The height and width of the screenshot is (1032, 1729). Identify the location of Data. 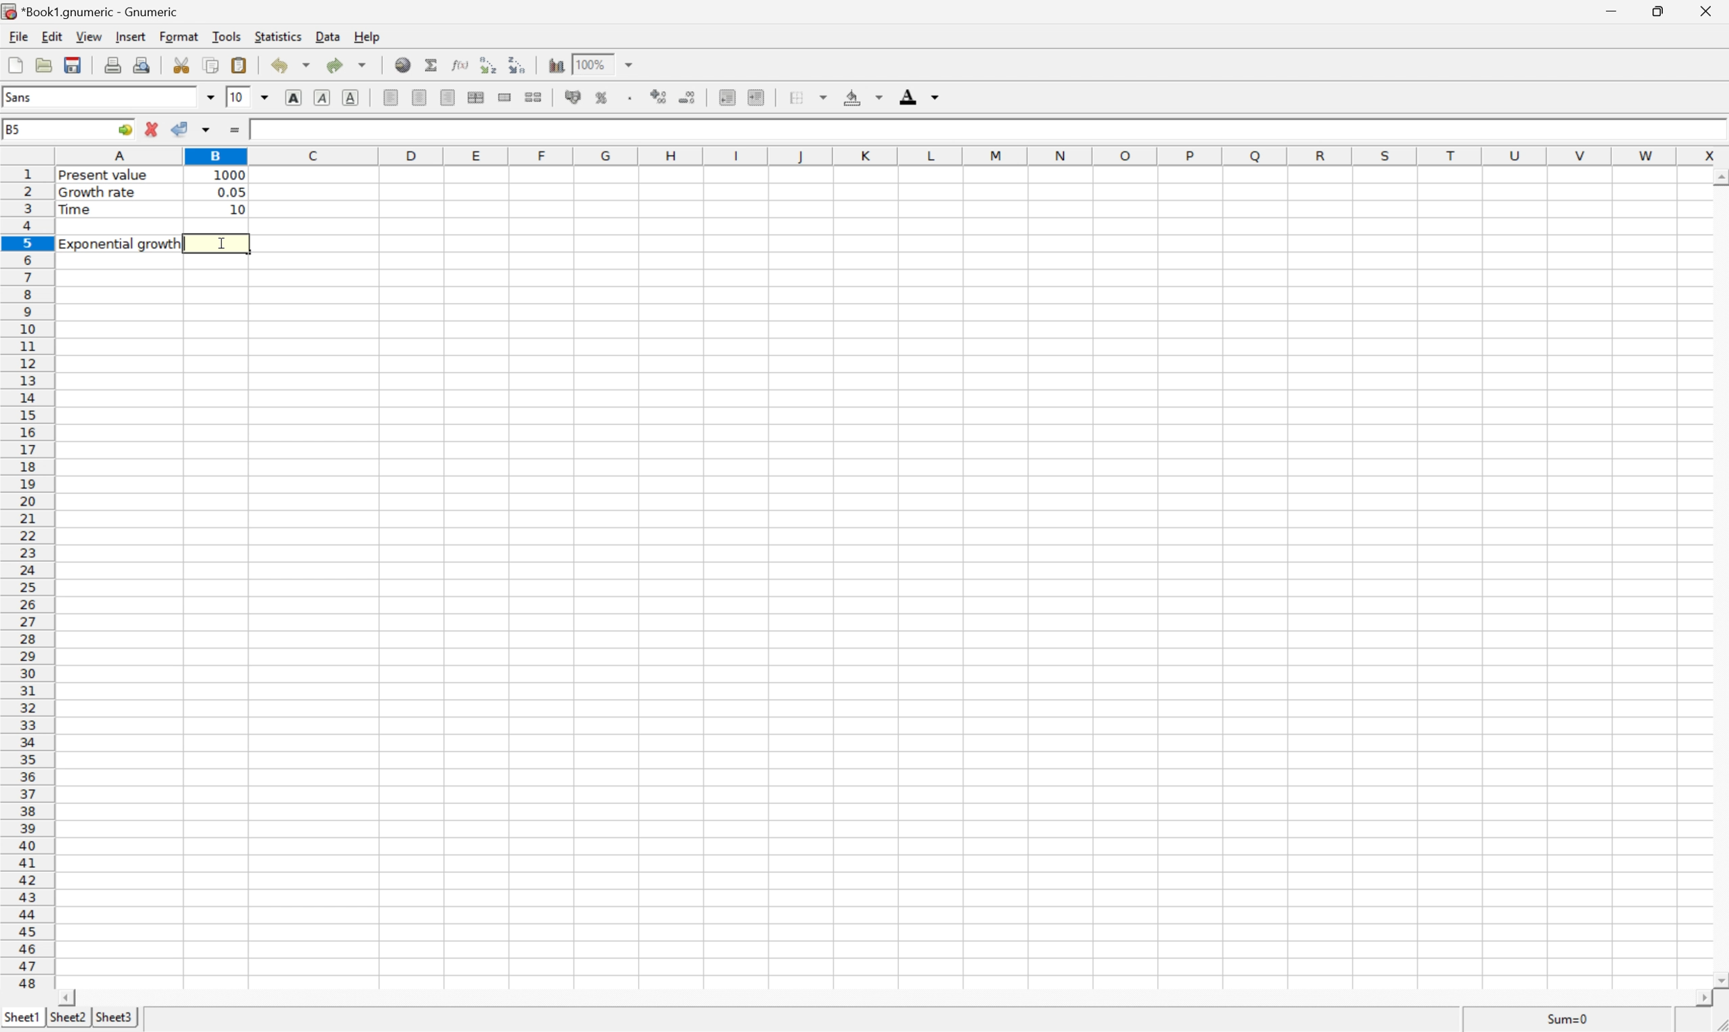
(328, 38).